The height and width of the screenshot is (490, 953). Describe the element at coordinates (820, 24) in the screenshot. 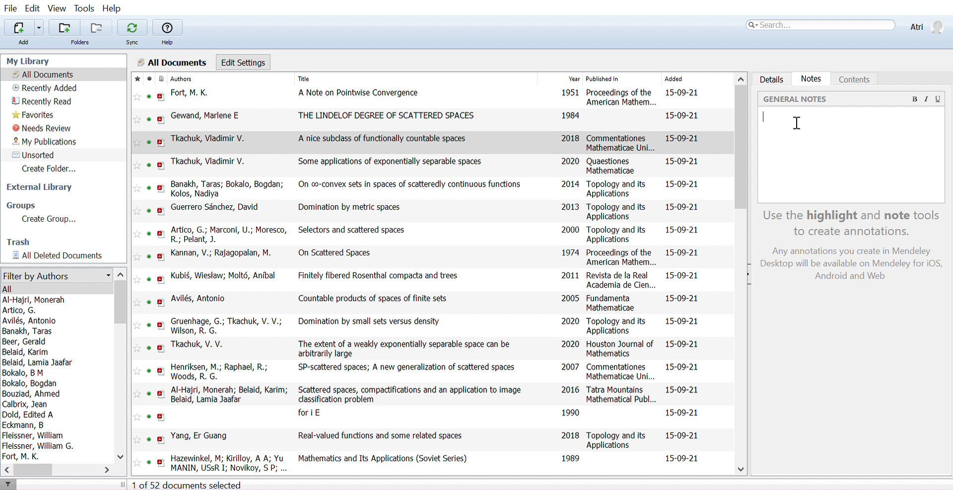

I see `Search` at that location.